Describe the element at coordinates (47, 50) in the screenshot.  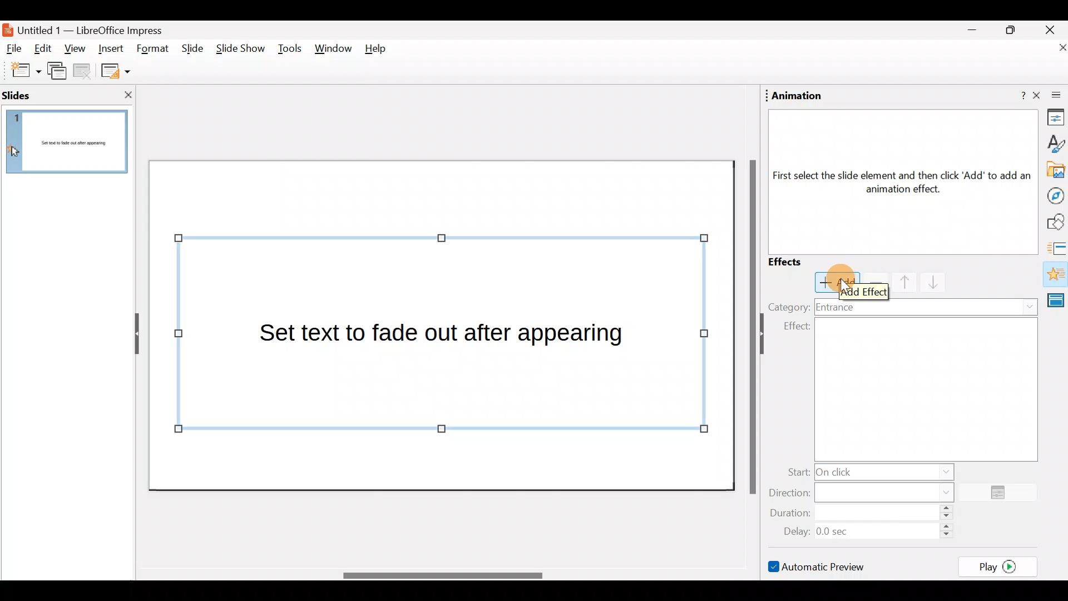
I see `Edit` at that location.